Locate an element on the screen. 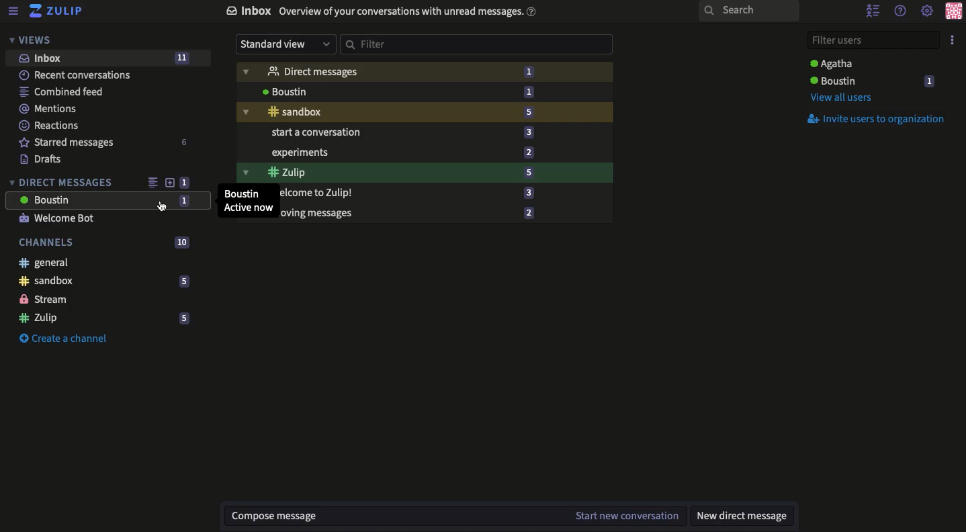 The image size is (966, 532). Sandbox is located at coordinates (103, 281).